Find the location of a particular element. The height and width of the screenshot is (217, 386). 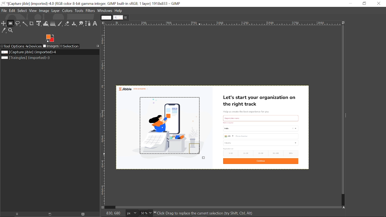

Add text is located at coordinates (95, 23).